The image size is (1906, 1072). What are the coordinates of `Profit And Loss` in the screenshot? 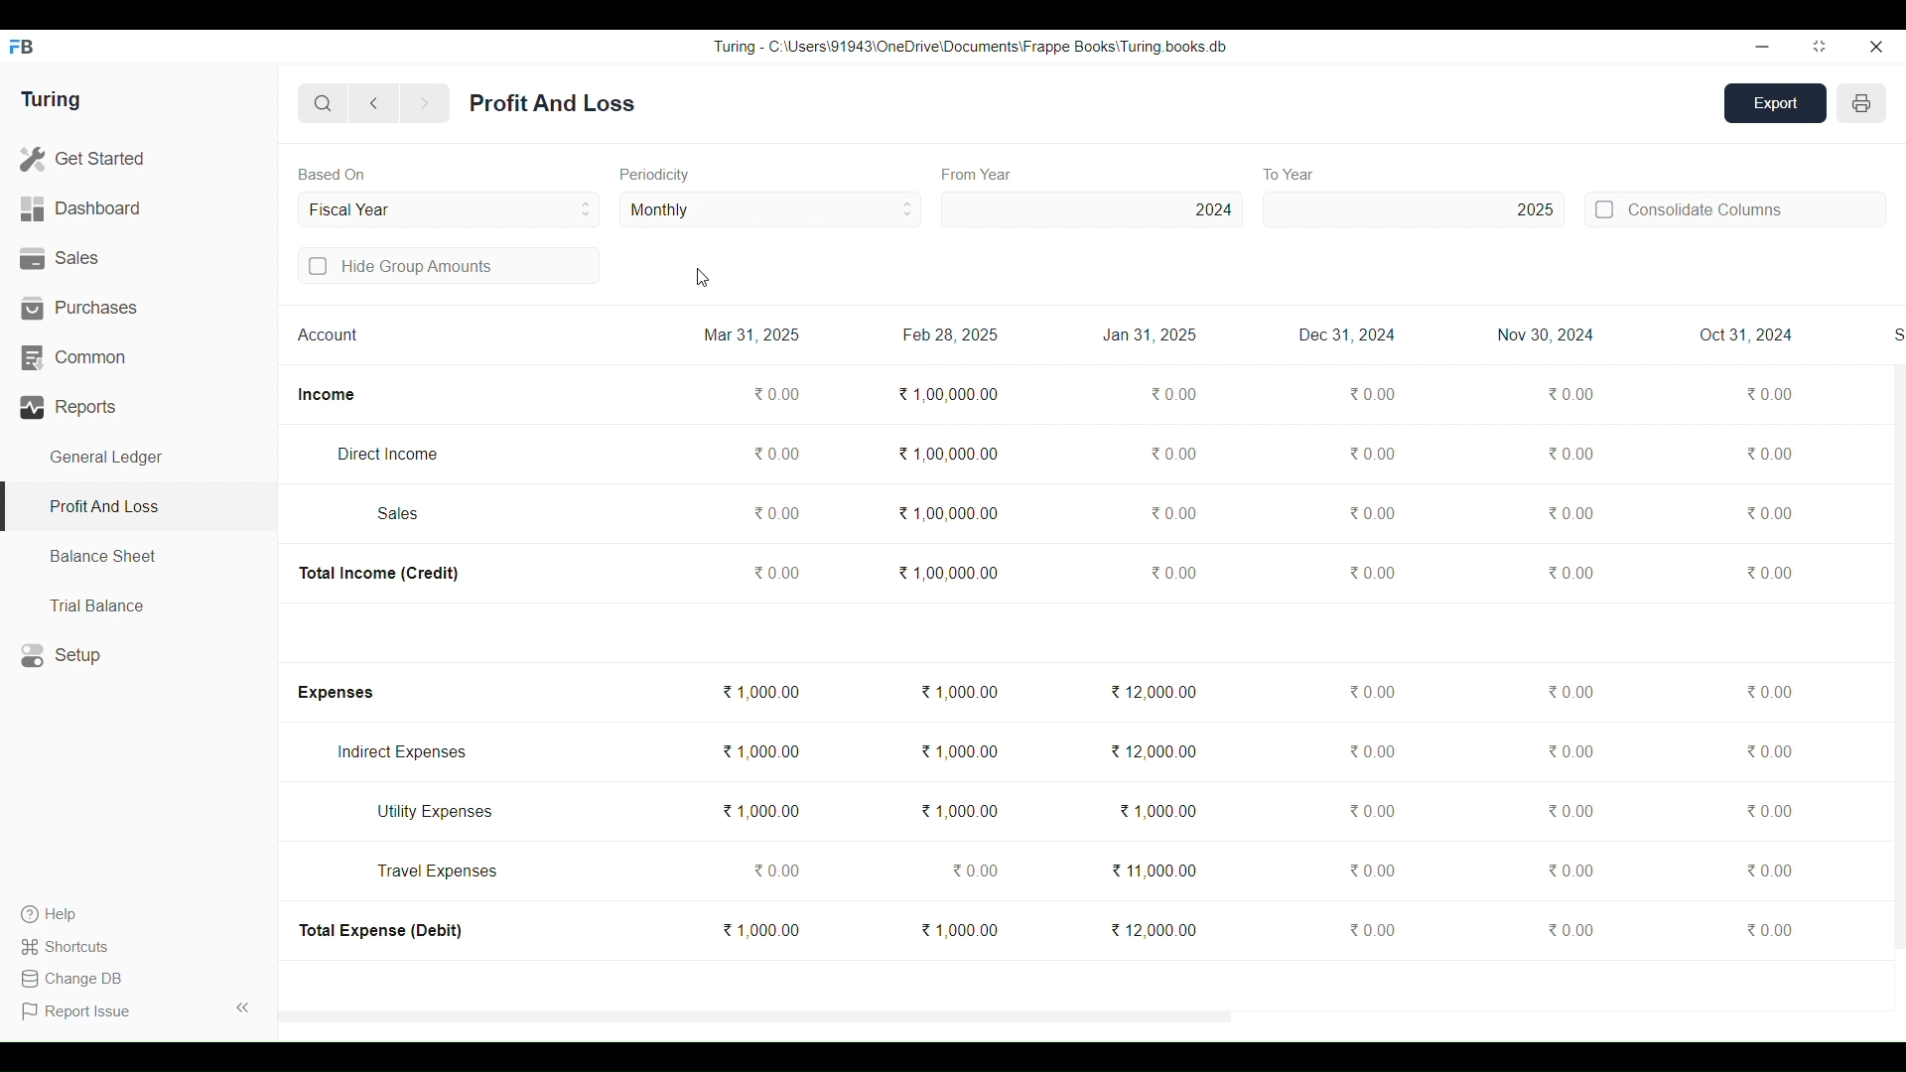 It's located at (552, 103).